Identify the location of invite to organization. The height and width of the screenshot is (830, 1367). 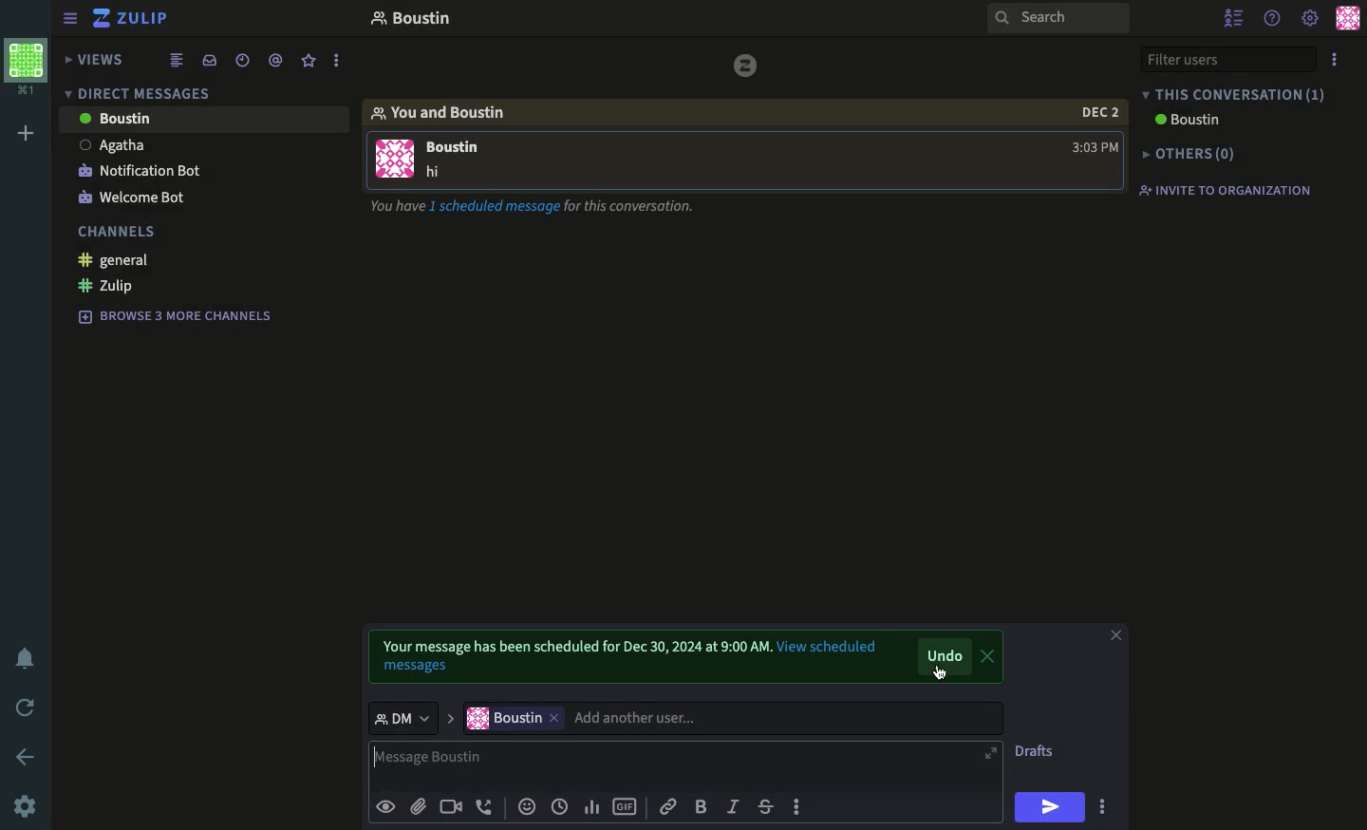
(1233, 189).